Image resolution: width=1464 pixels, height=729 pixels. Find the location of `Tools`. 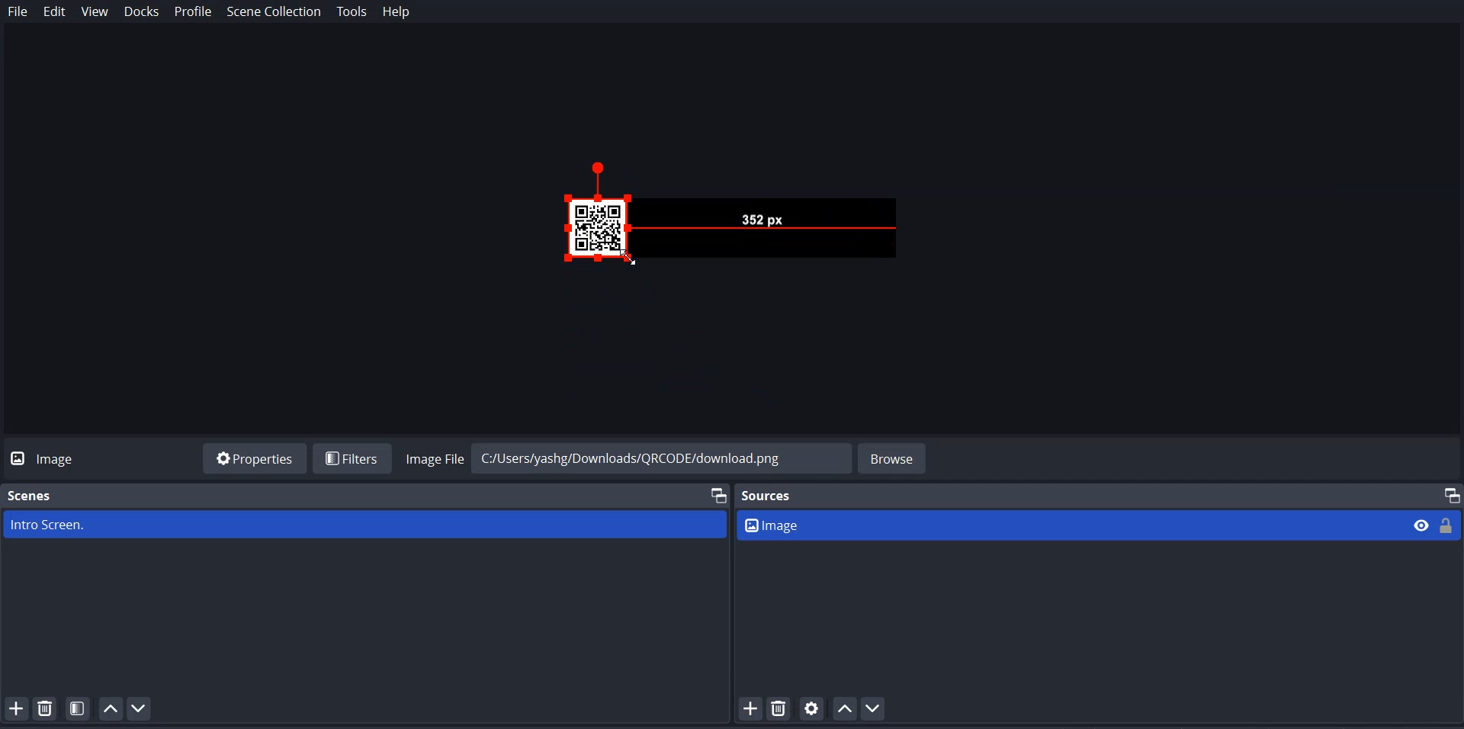

Tools is located at coordinates (352, 12).